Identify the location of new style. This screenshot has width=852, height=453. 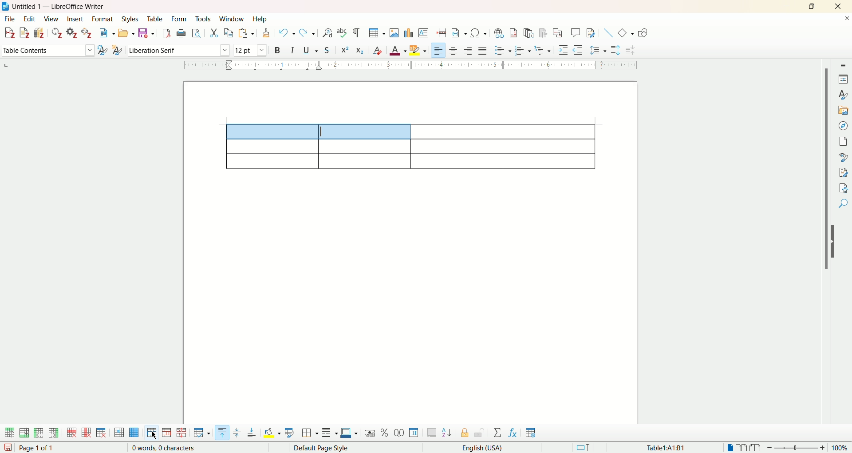
(116, 50).